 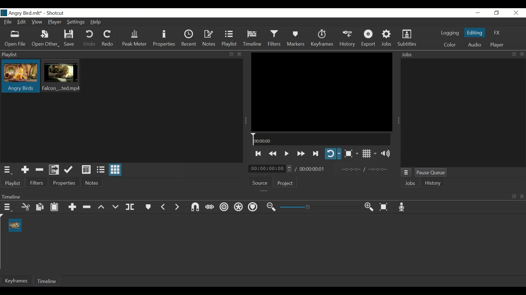 I want to click on Clip, so click(x=16, y=226).